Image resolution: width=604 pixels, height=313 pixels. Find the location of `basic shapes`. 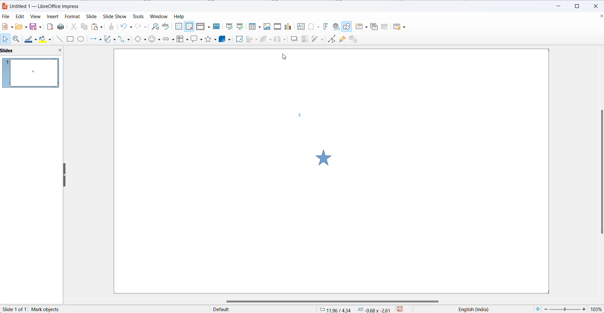

basic shapes is located at coordinates (141, 40).